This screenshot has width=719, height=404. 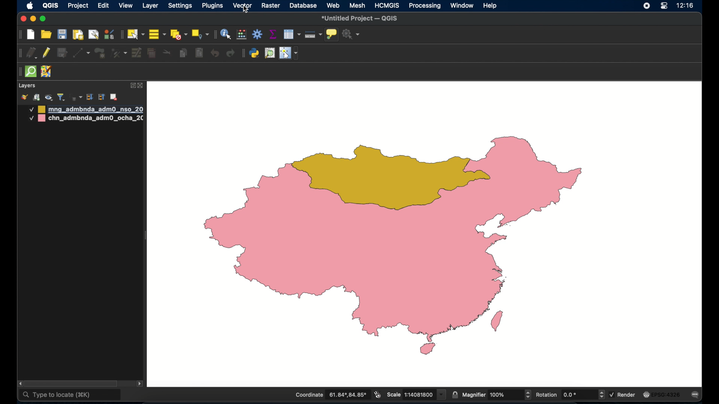 What do you see at coordinates (22, 19) in the screenshot?
I see `close` at bounding box center [22, 19].